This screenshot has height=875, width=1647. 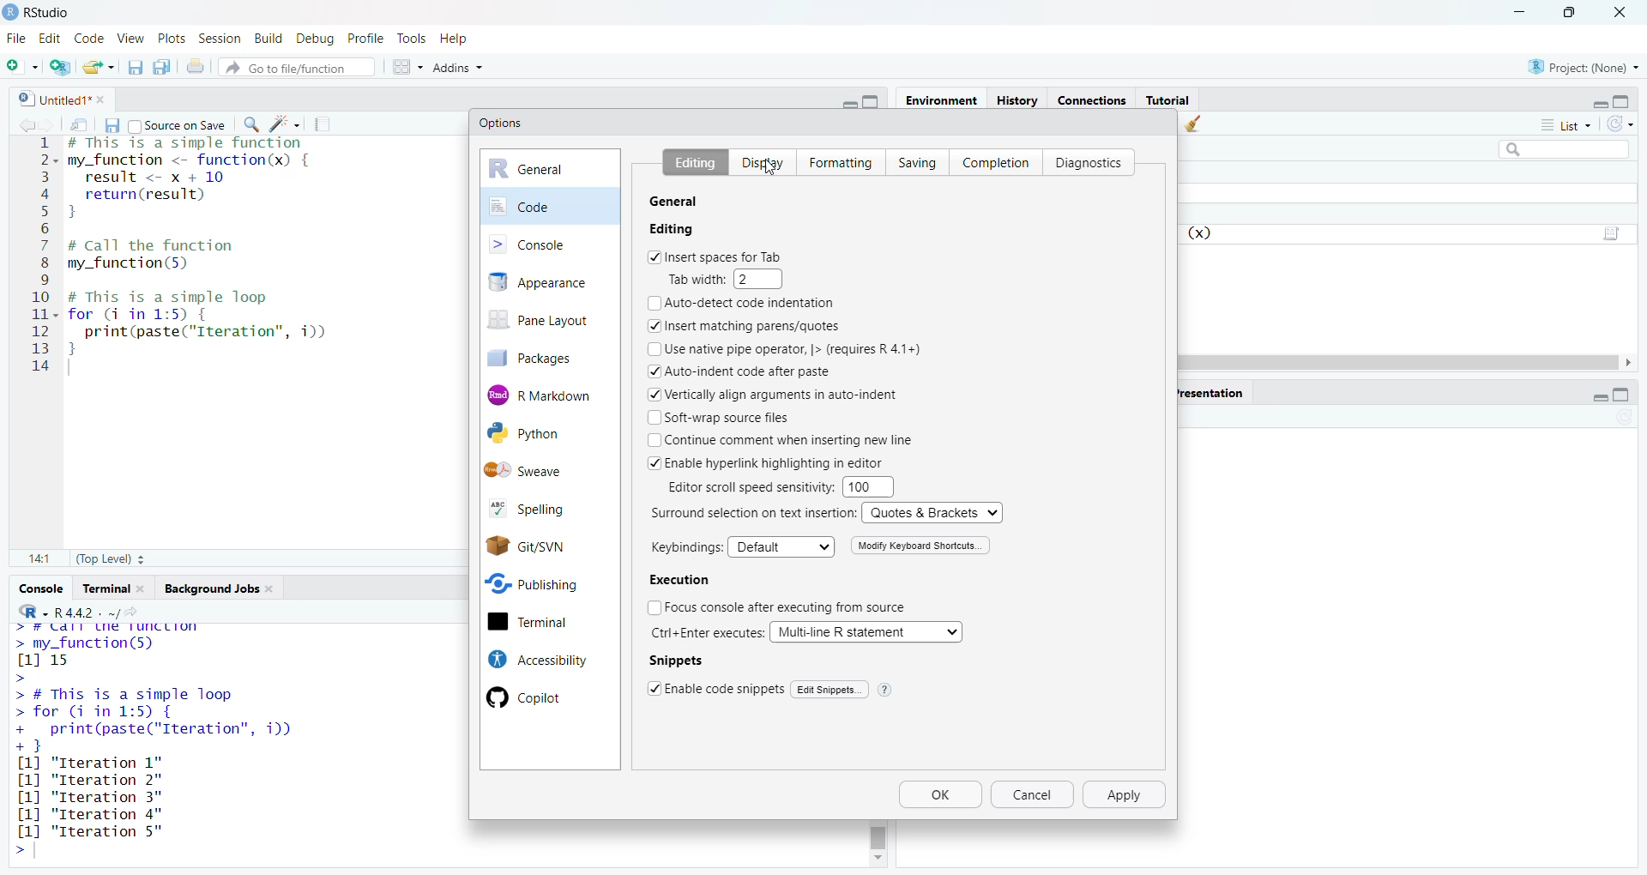 What do you see at coordinates (879, 835) in the screenshot?
I see `scrollbar` at bounding box center [879, 835].